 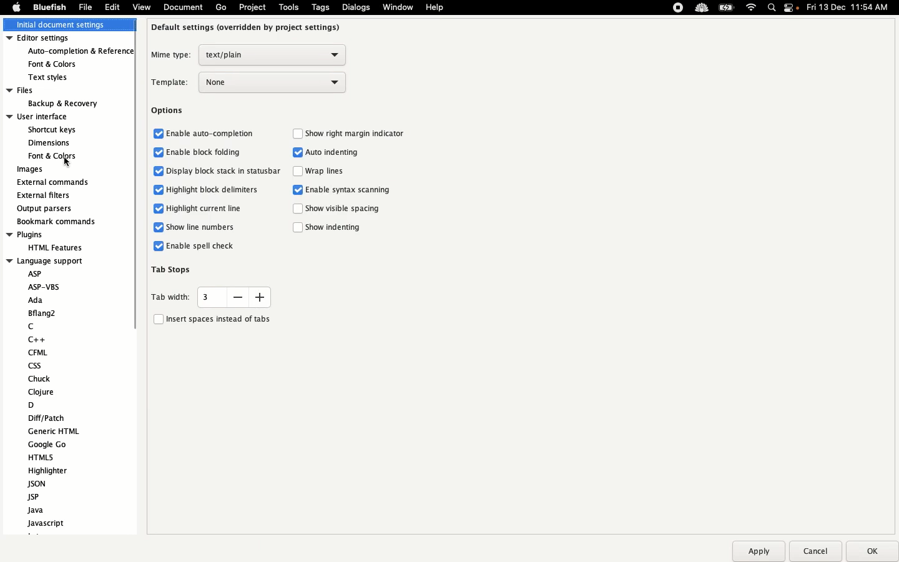 What do you see at coordinates (195, 227) in the screenshot?
I see `Show line numbers` at bounding box center [195, 227].